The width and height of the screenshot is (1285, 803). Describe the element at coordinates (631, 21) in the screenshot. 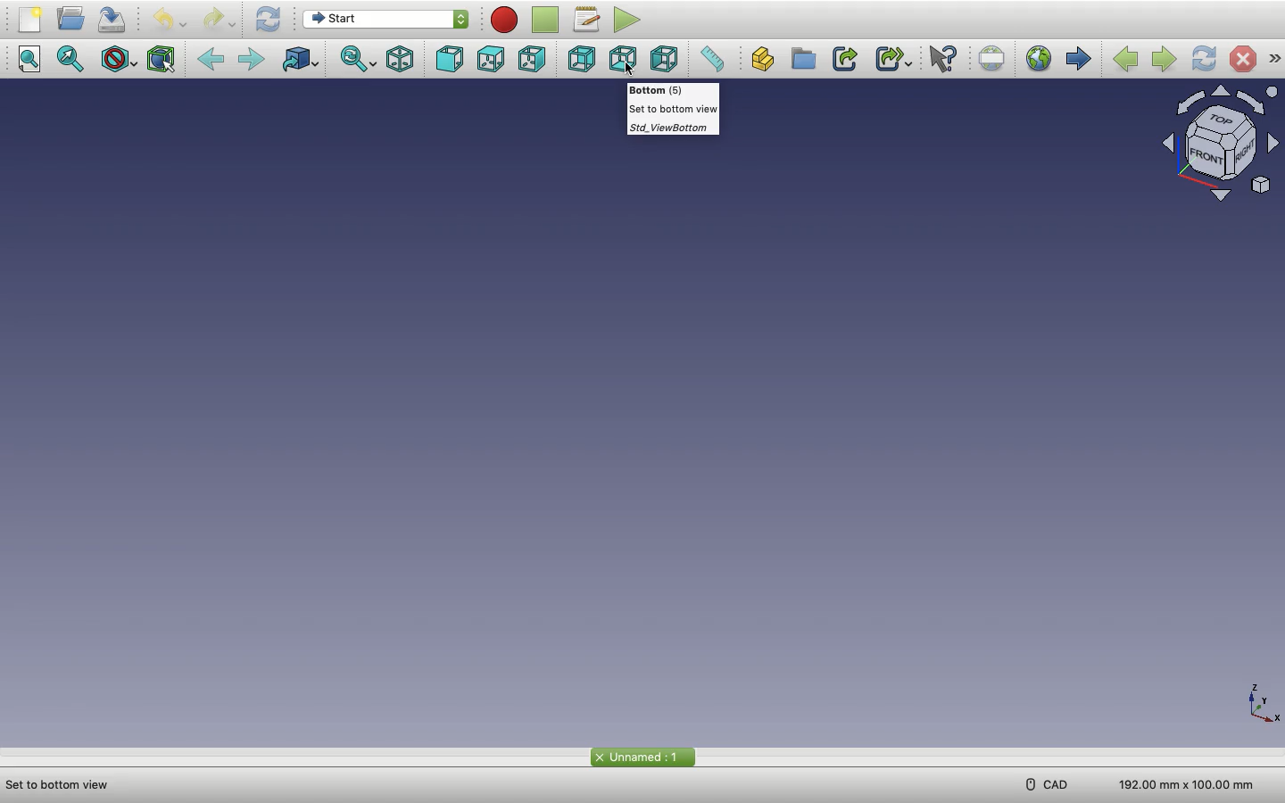

I see `Execute macros` at that location.